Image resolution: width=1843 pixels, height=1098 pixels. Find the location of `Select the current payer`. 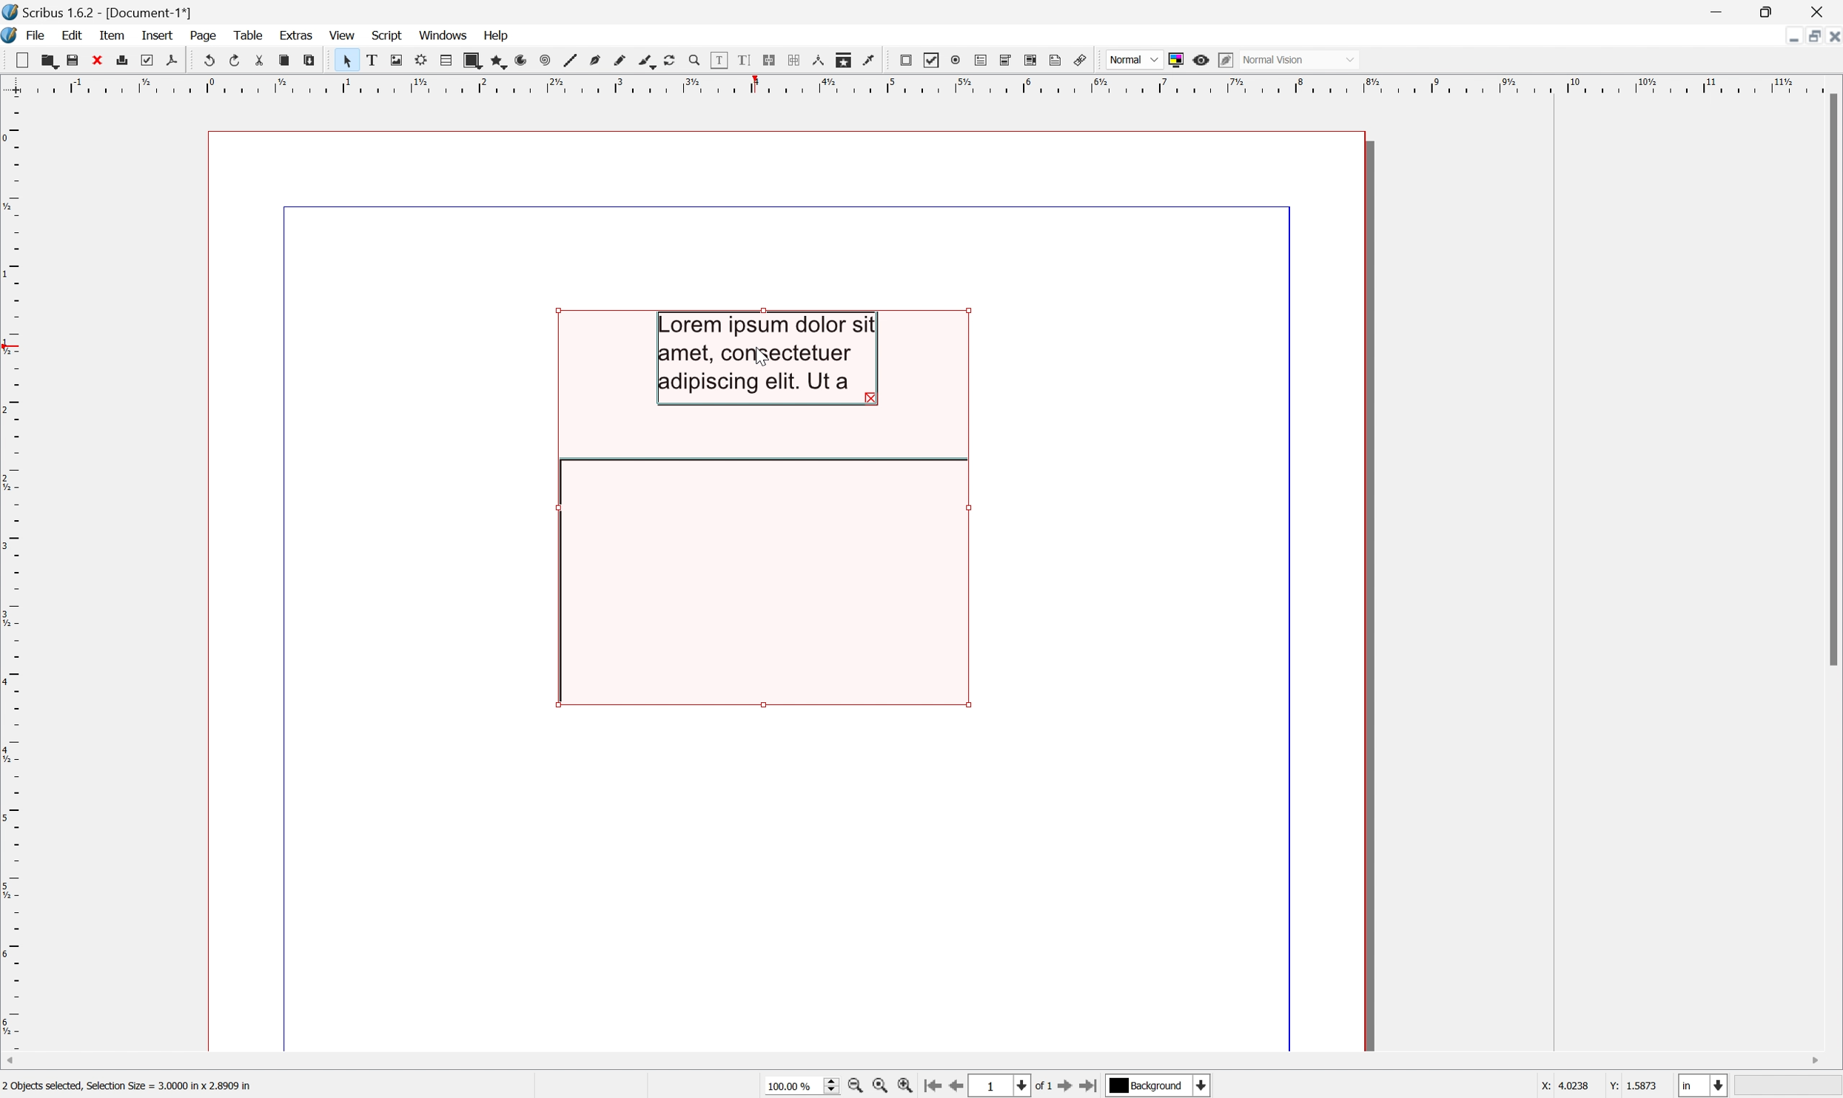

Select the current payer is located at coordinates (1159, 1087).